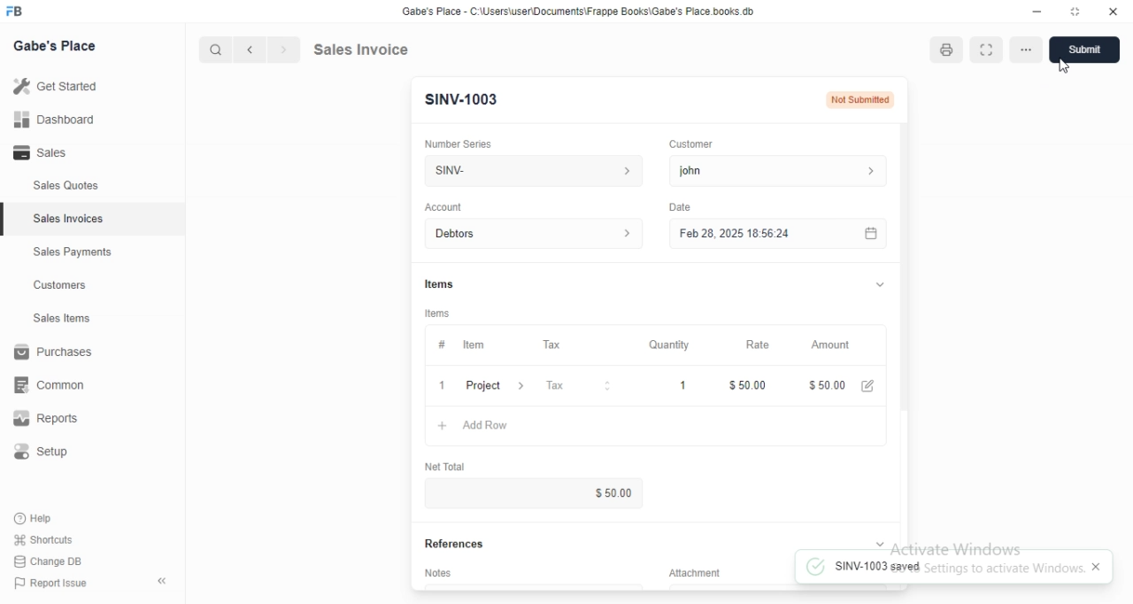 The width and height of the screenshot is (1133, 604). Describe the element at coordinates (775, 171) in the screenshot. I see `john` at that location.